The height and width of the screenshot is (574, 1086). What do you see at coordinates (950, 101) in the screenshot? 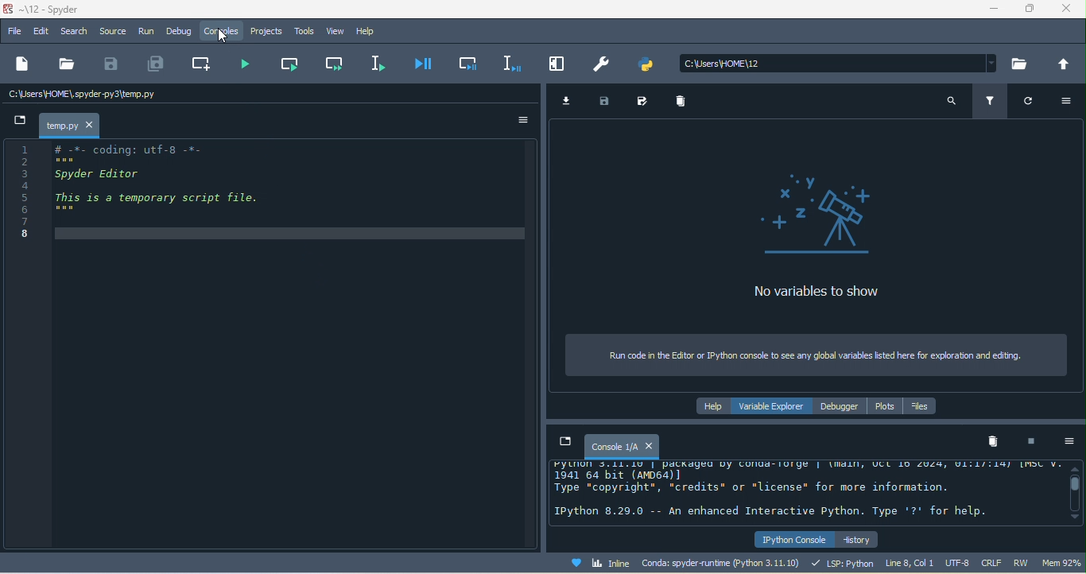
I see `search` at bounding box center [950, 101].